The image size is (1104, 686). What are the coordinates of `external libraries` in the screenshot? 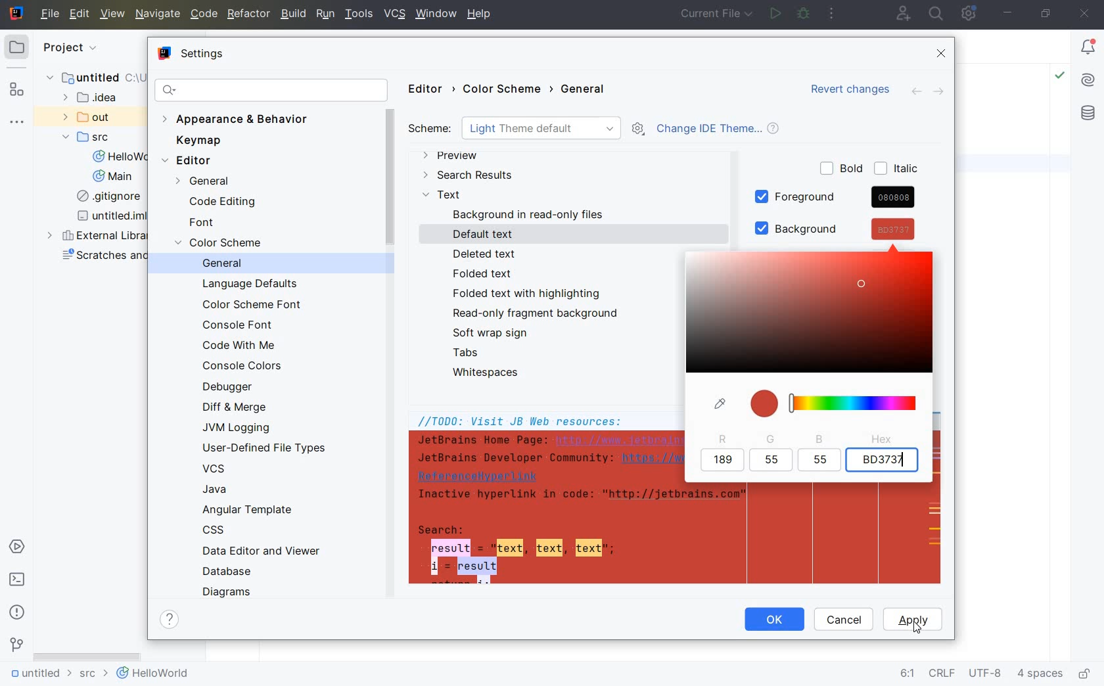 It's located at (99, 236).